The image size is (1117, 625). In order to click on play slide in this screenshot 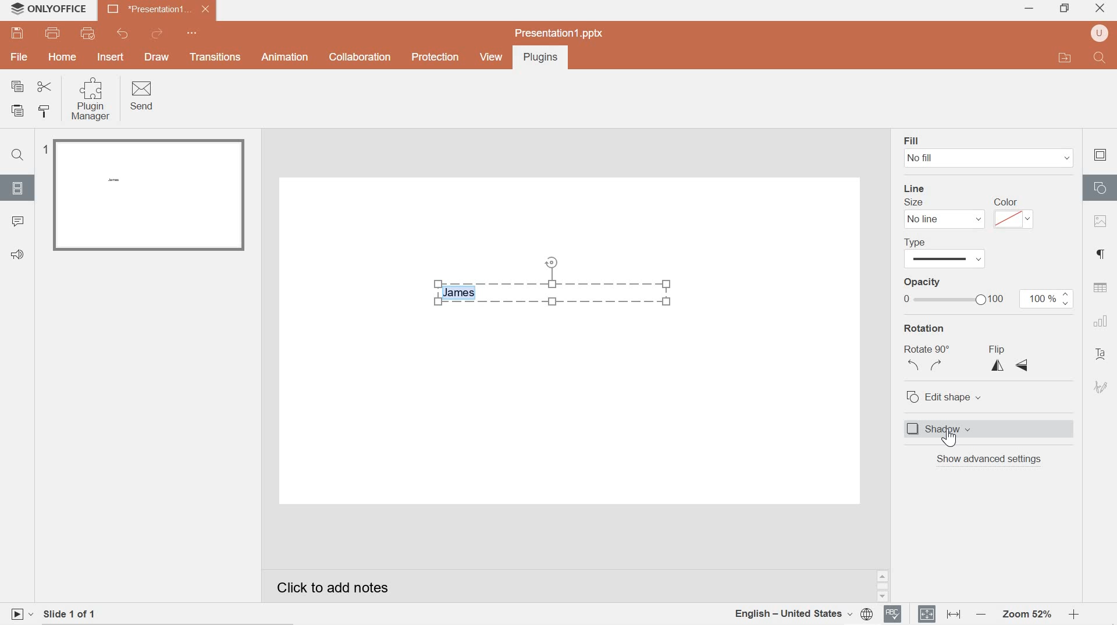, I will do `click(20, 613)`.